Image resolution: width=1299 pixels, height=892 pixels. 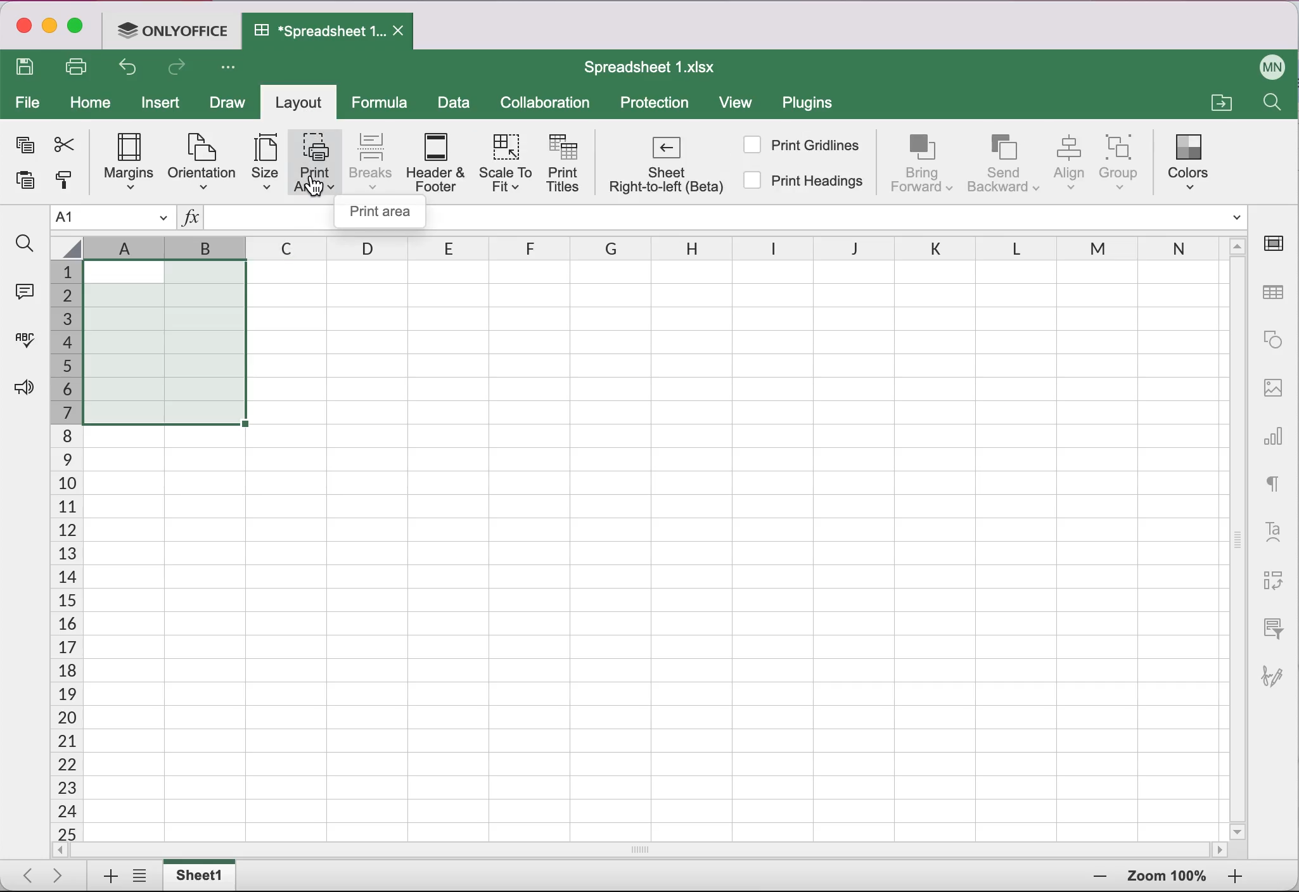 What do you see at coordinates (1273, 340) in the screenshot?
I see `shape` at bounding box center [1273, 340].